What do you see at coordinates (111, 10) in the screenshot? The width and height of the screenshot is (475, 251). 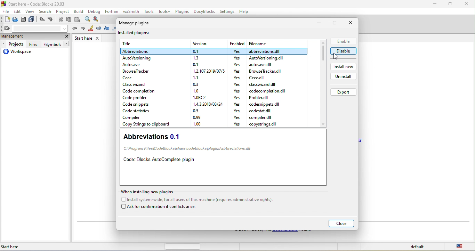 I see `fortran` at bounding box center [111, 10].